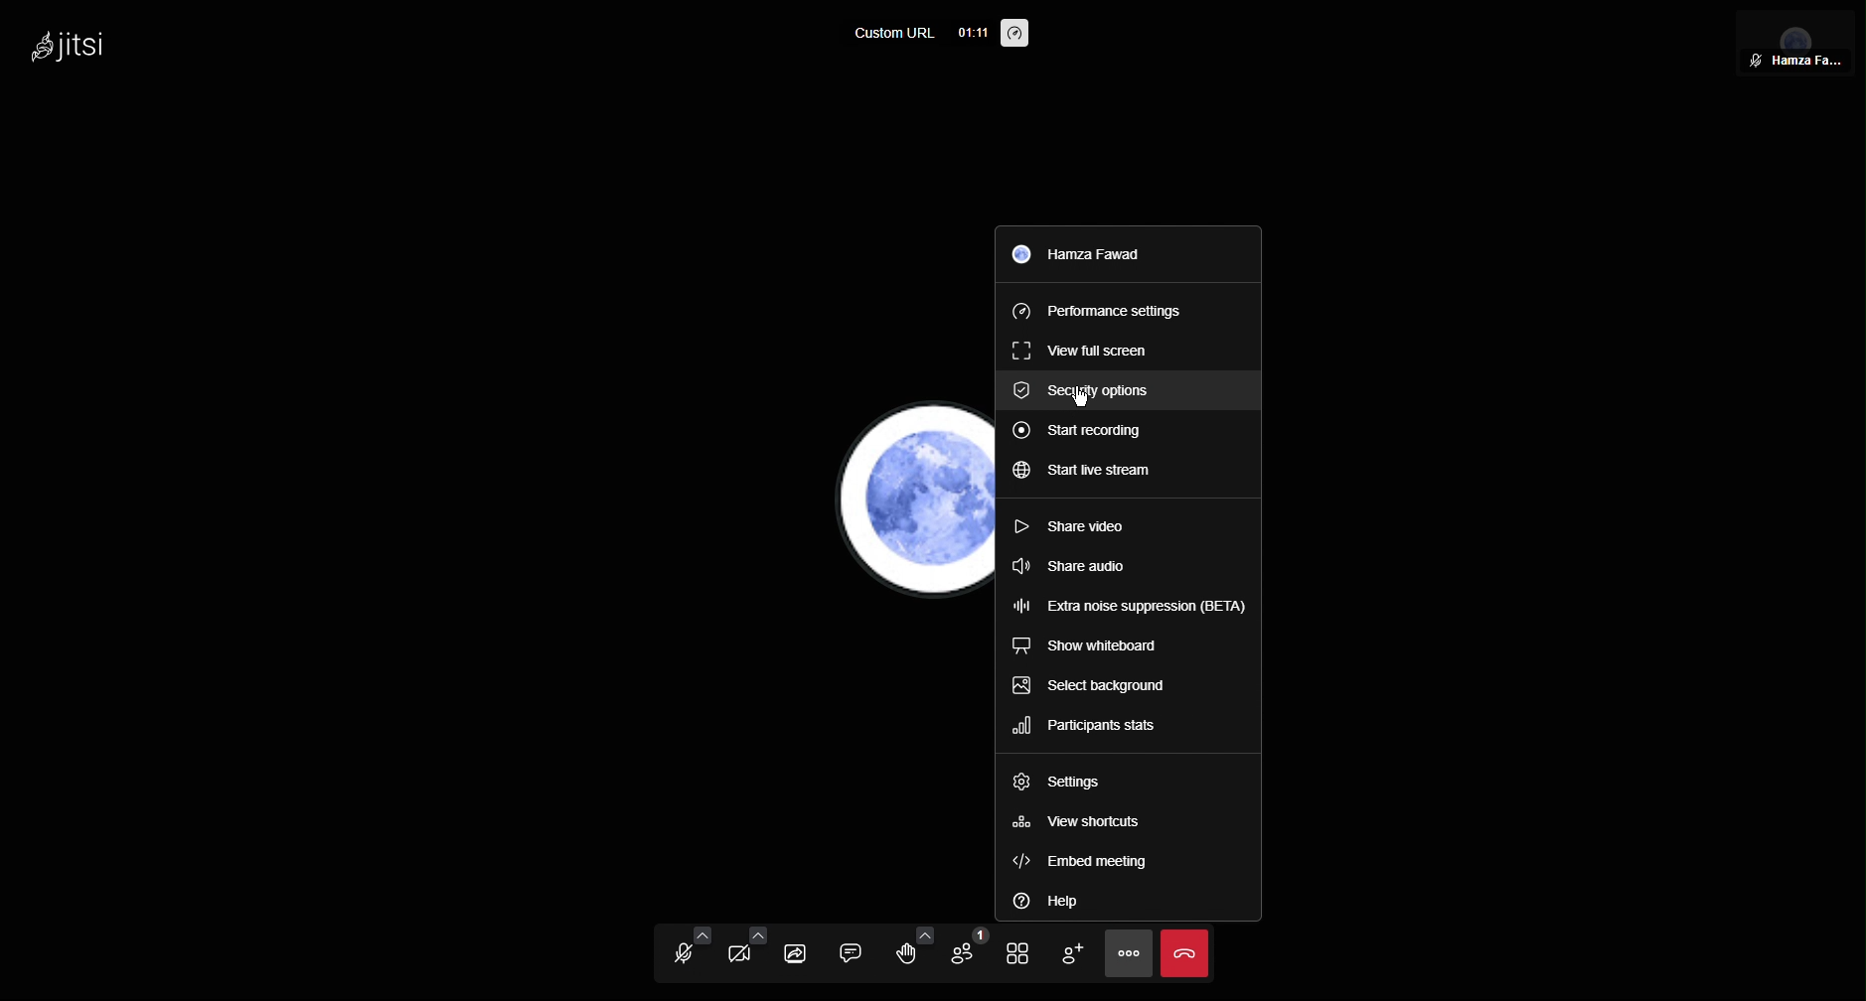 This screenshot has height=1001, width=1866. What do you see at coordinates (1022, 954) in the screenshot?
I see `Tile View` at bounding box center [1022, 954].